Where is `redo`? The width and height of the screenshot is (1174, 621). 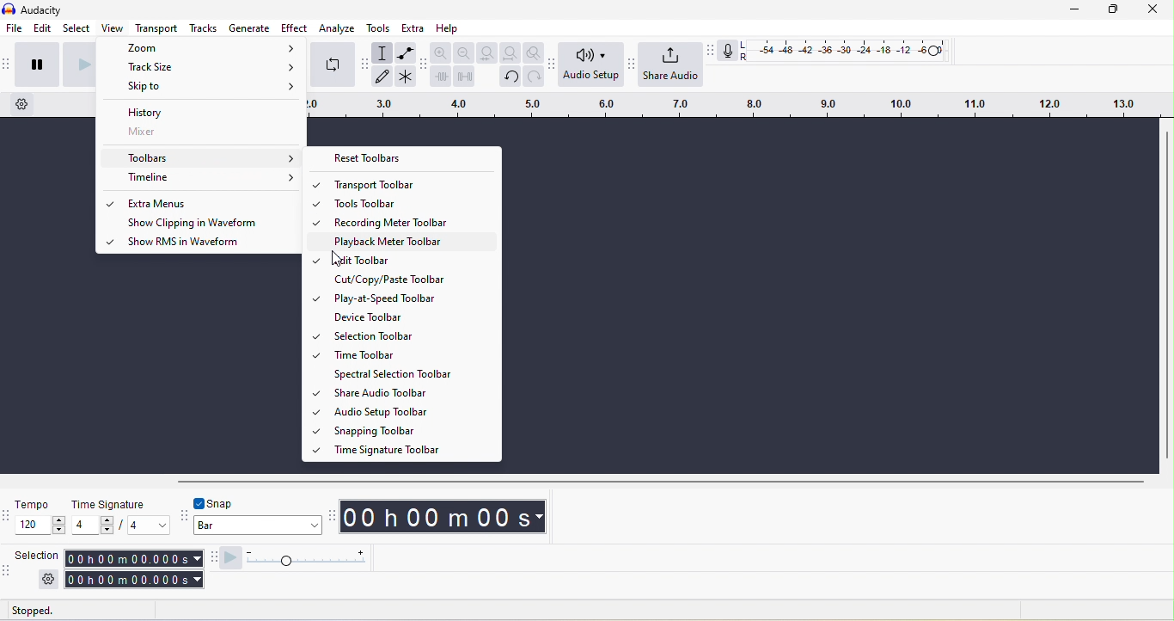
redo is located at coordinates (534, 77).